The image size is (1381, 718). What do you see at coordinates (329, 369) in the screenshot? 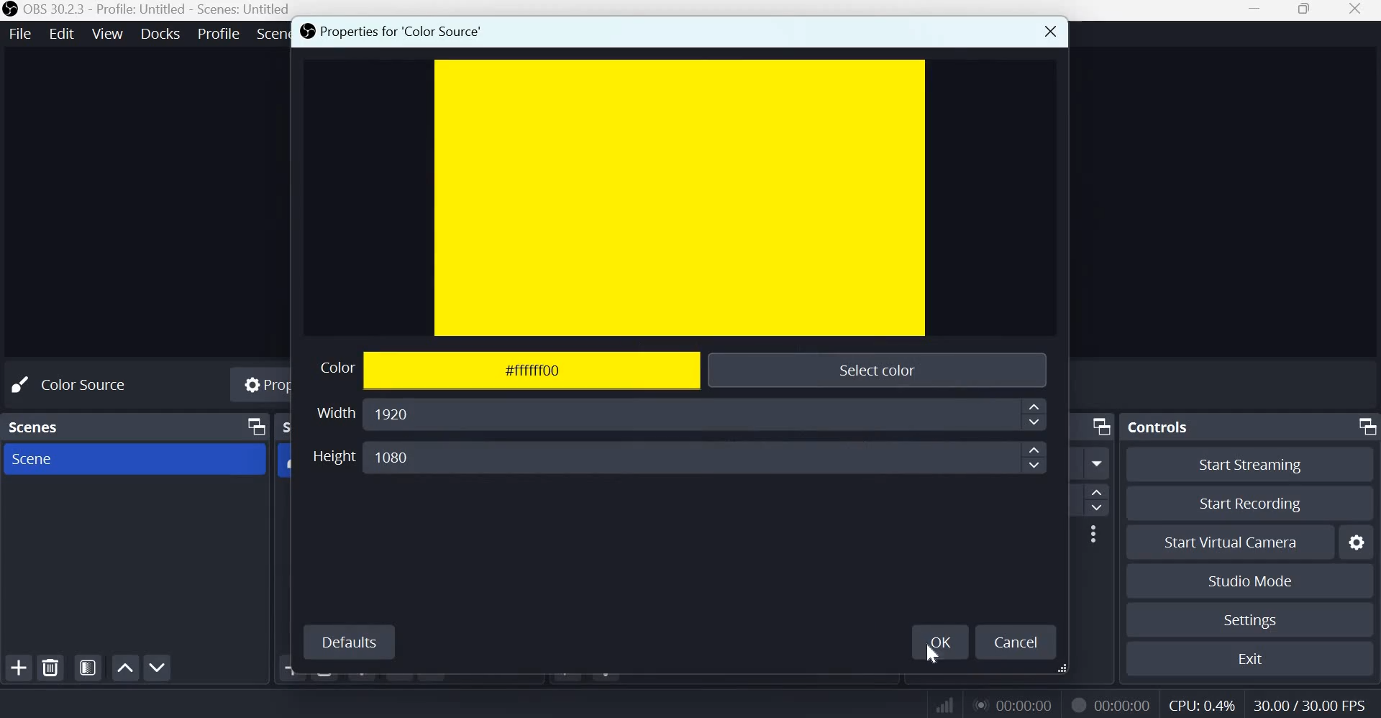
I see `Color` at bounding box center [329, 369].